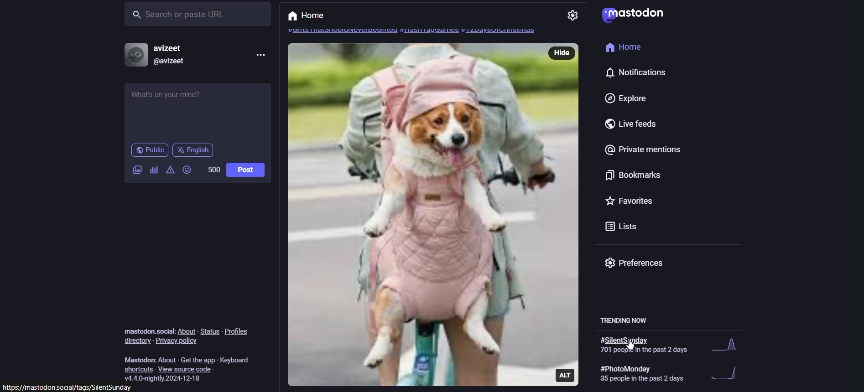  What do you see at coordinates (621, 226) in the screenshot?
I see `Lists` at bounding box center [621, 226].